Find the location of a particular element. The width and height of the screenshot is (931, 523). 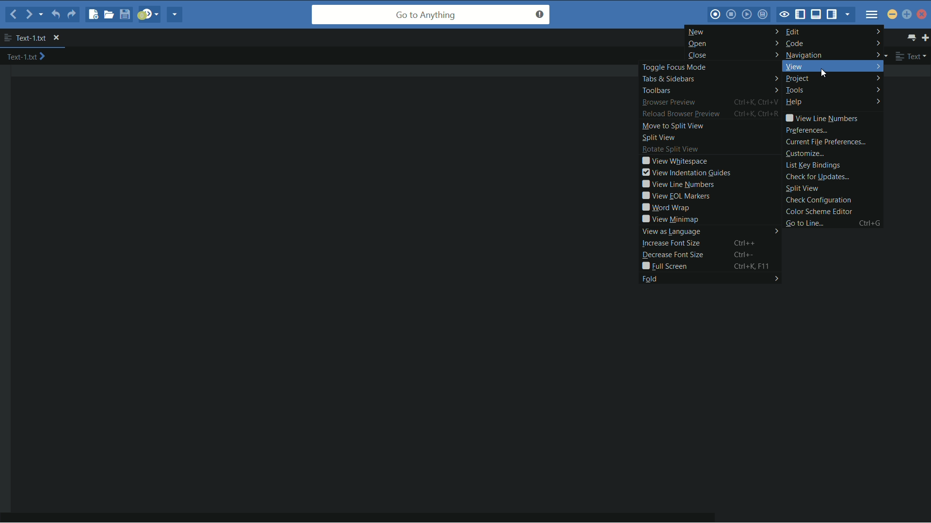

recent locations is located at coordinates (42, 16).